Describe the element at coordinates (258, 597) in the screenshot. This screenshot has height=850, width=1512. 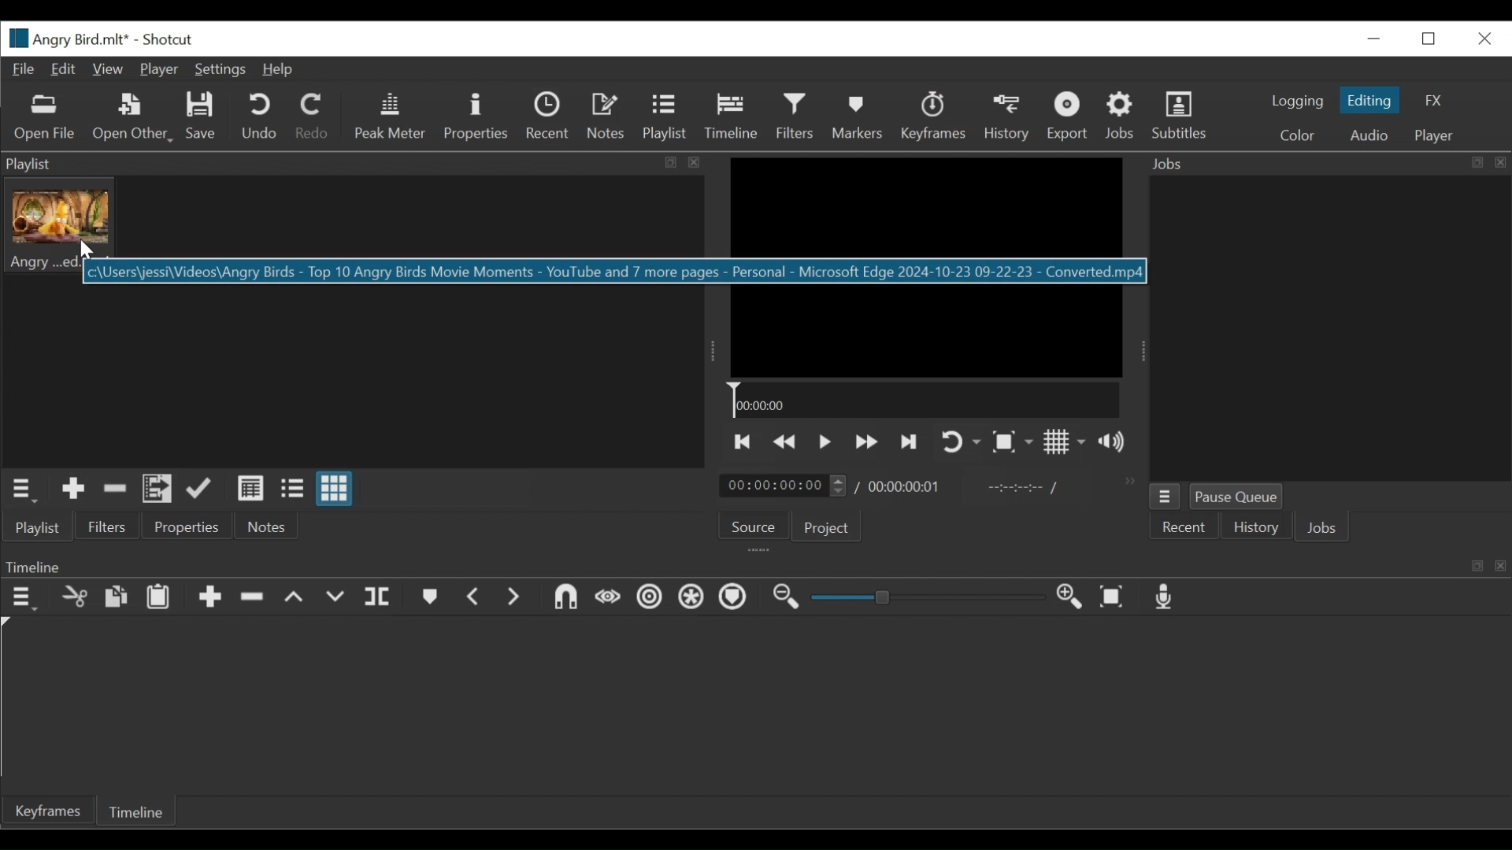
I see `remove clip` at that location.